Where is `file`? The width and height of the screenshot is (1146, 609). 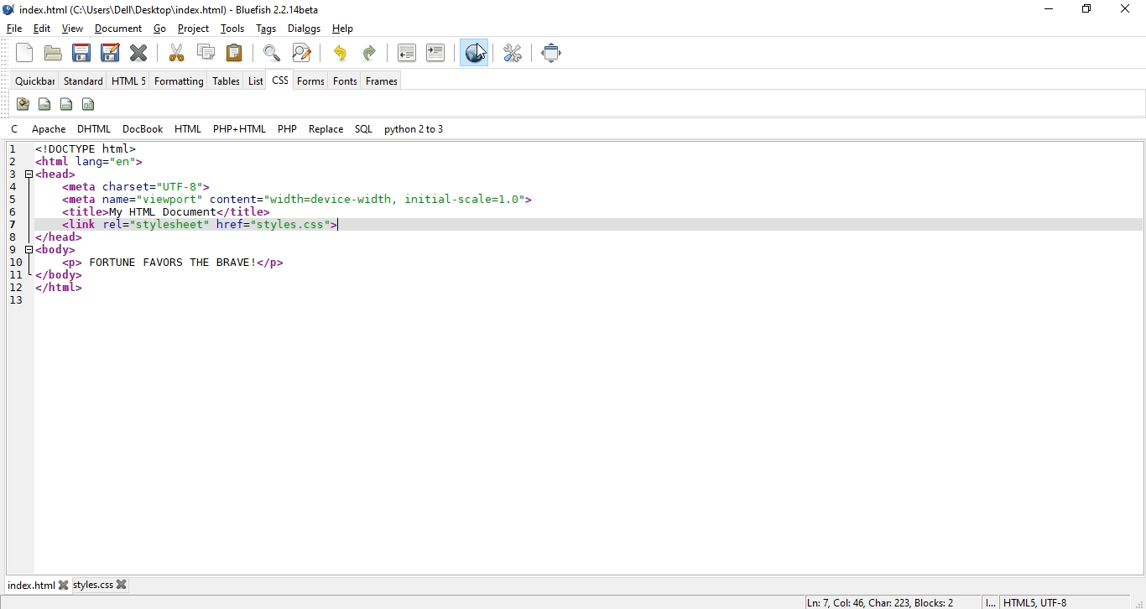 file is located at coordinates (15, 29).